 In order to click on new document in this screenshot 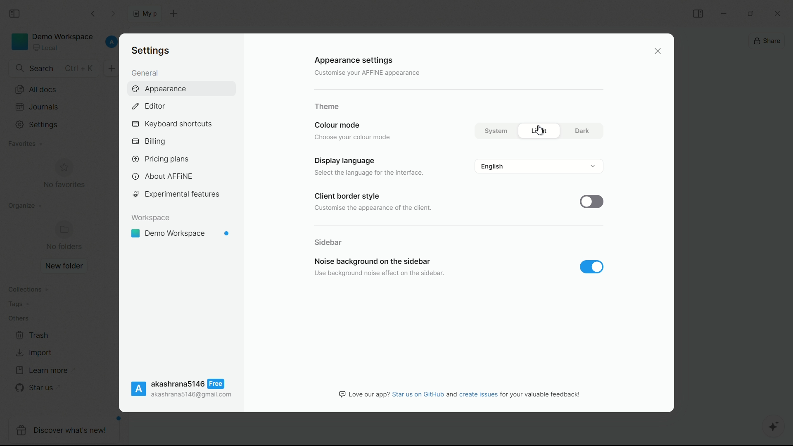, I will do `click(173, 13)`.